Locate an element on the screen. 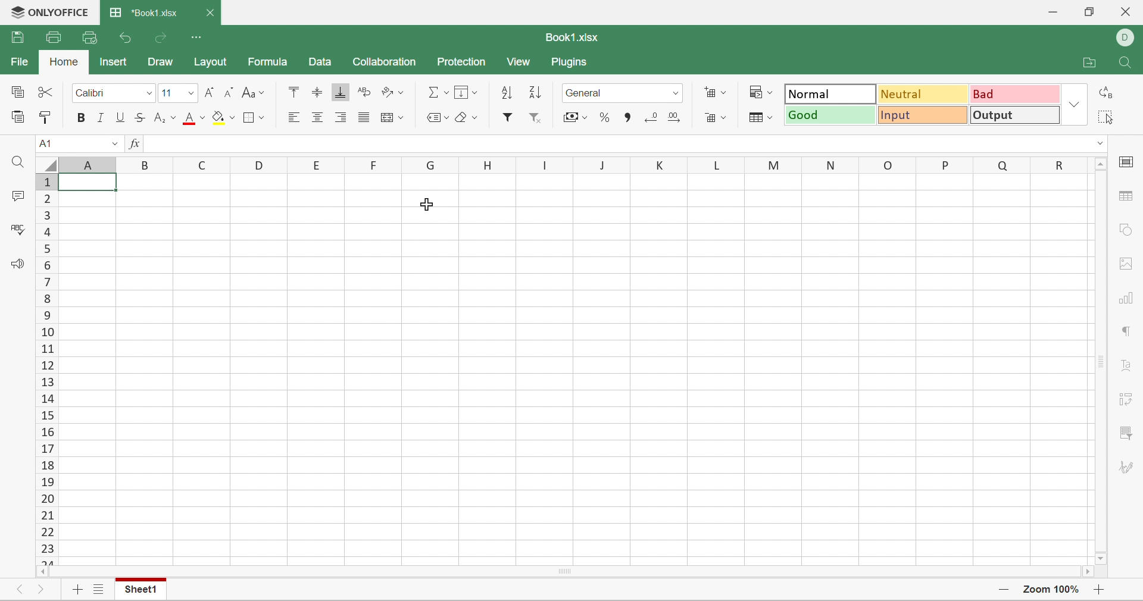  Undo is located at coordinates (128, 39).